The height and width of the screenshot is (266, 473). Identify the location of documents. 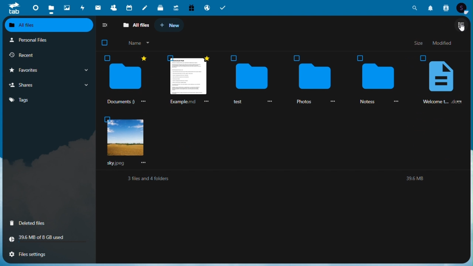
(119, 102).